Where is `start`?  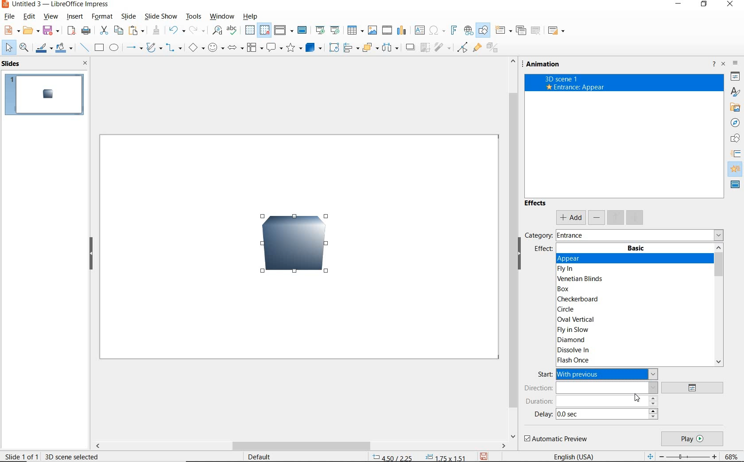
start is located at coordinates (543, 374).